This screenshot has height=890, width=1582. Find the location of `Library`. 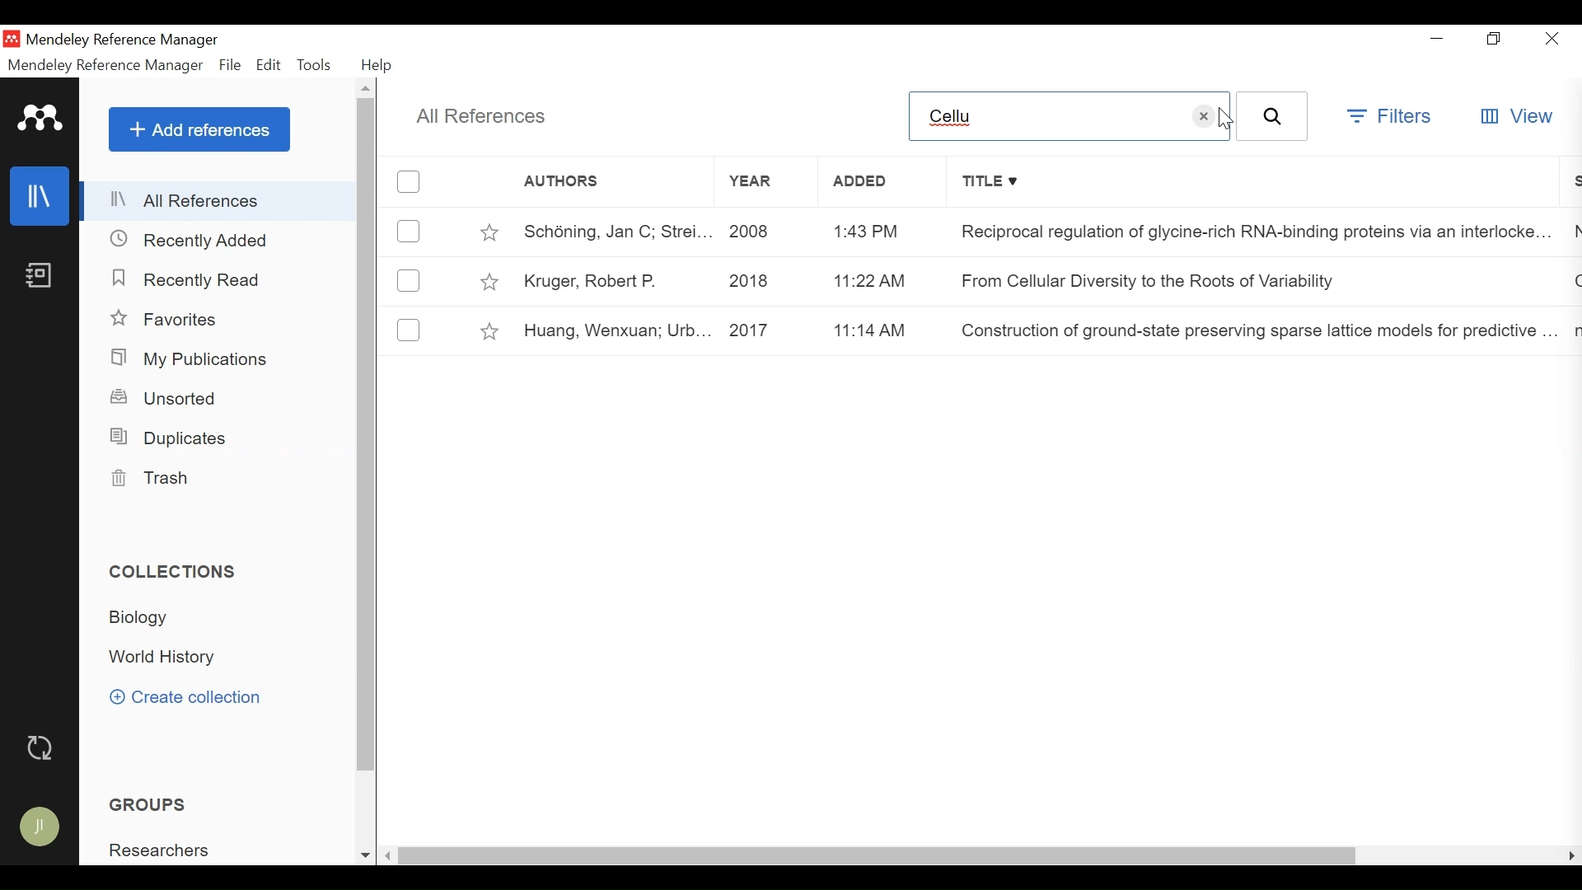

Library is located at coordinates (39, 196).